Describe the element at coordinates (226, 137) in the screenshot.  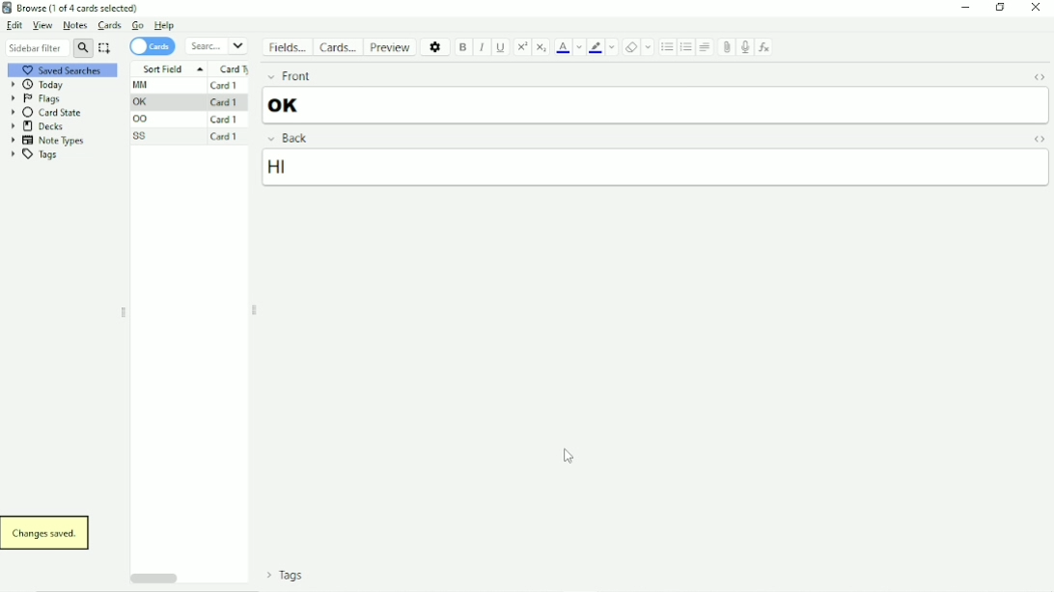
I see `Card 1` at that location.